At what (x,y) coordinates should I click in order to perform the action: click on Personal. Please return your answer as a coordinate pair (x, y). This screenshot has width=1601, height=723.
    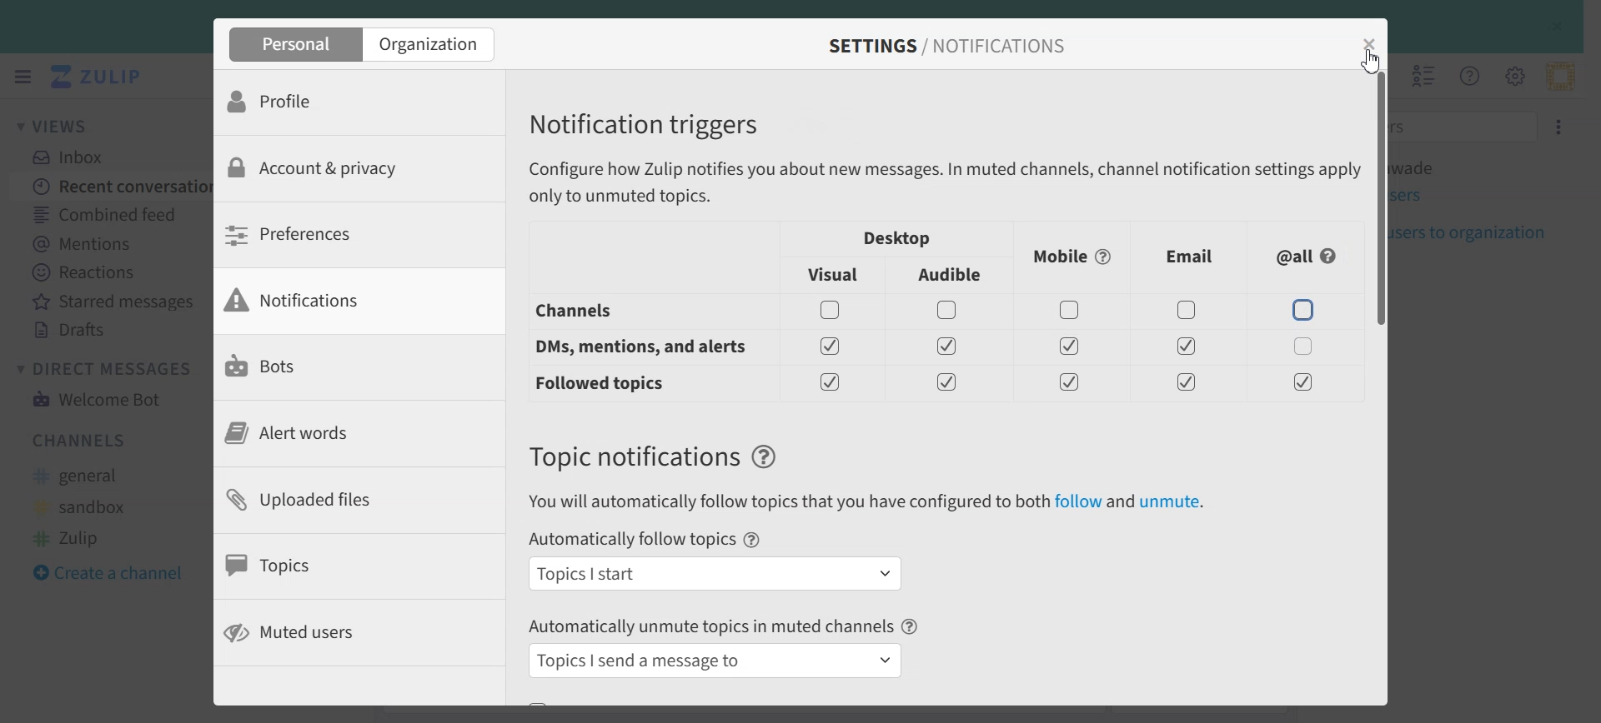
    Looking at the image, I should click on (293, 44).